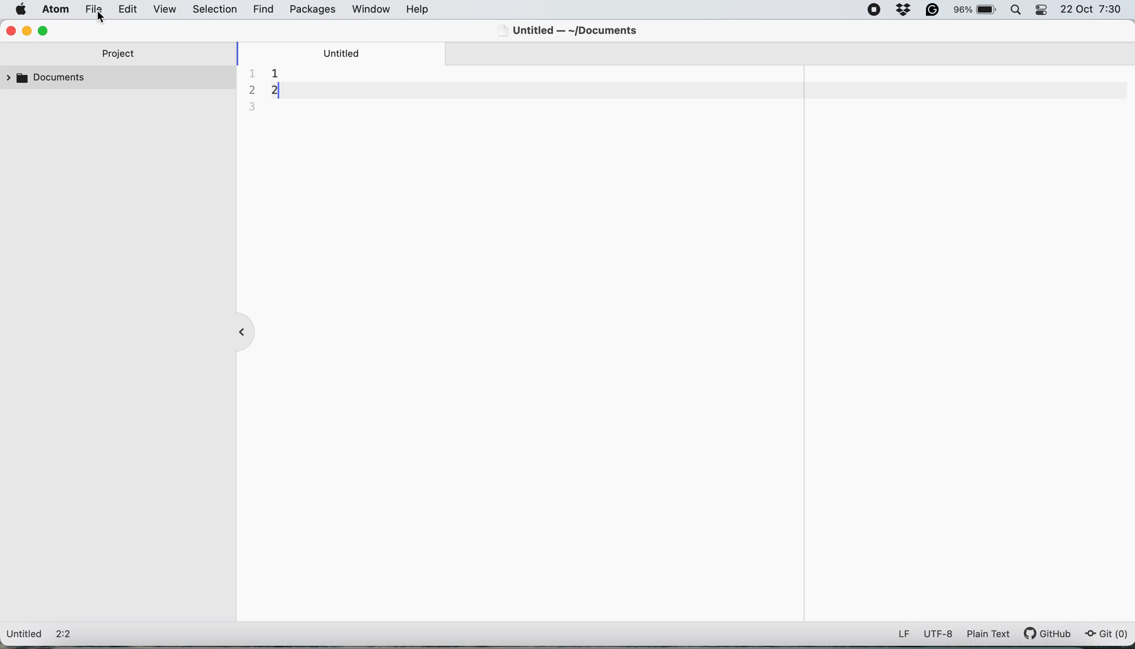  What do you see at coordinates (49, 80) in the screenshot?
I see `documents` at bounding box center [49, 80].